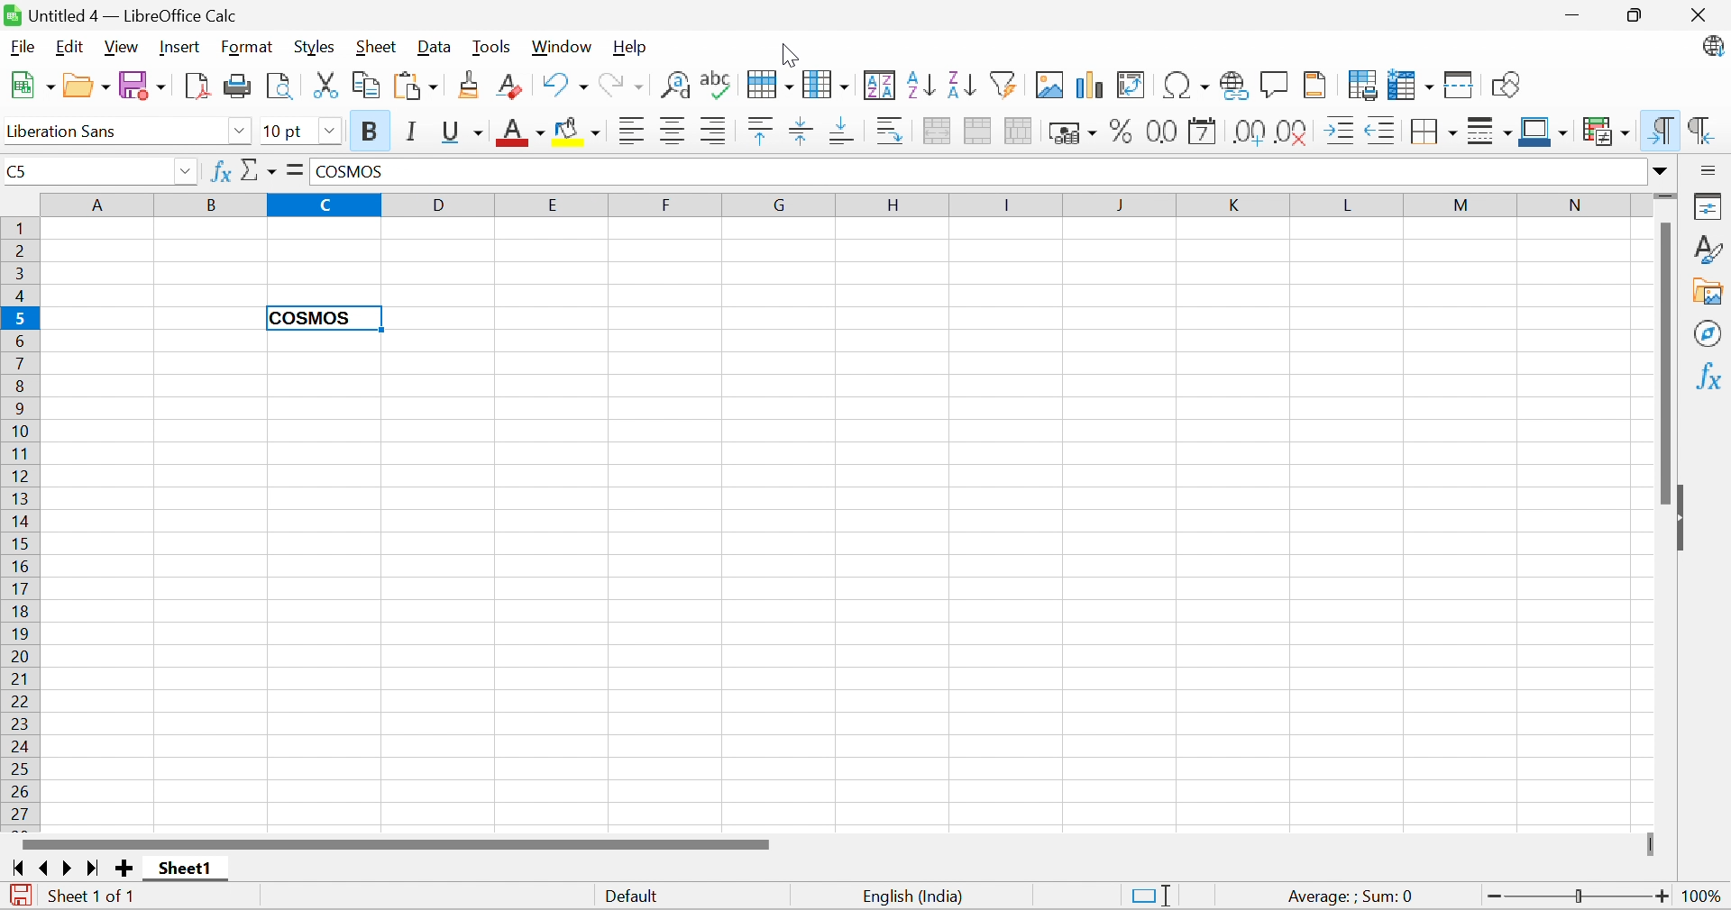 Image resolution: width=1731 pixels, height=910 pixels. What do you see at coordinates (1364, 85) in the screenshot?
I see `Define Print Area` at bounding box center [1364, 85].